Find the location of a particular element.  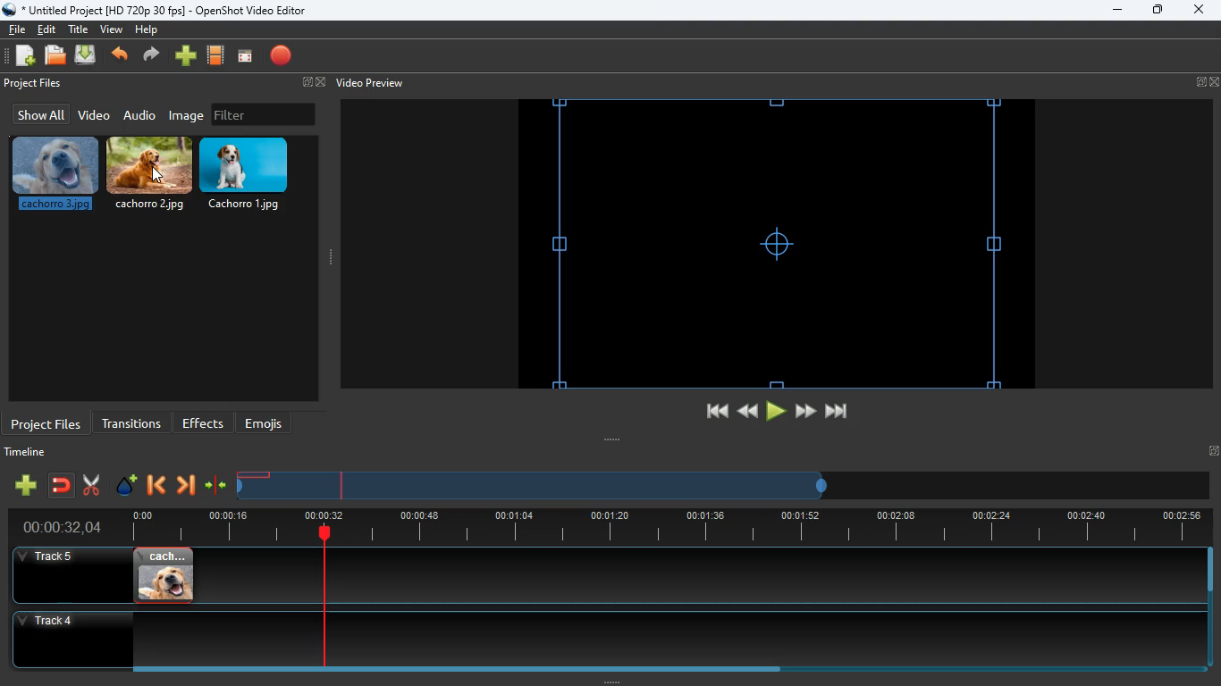

back is located at coordinates (122, 56).